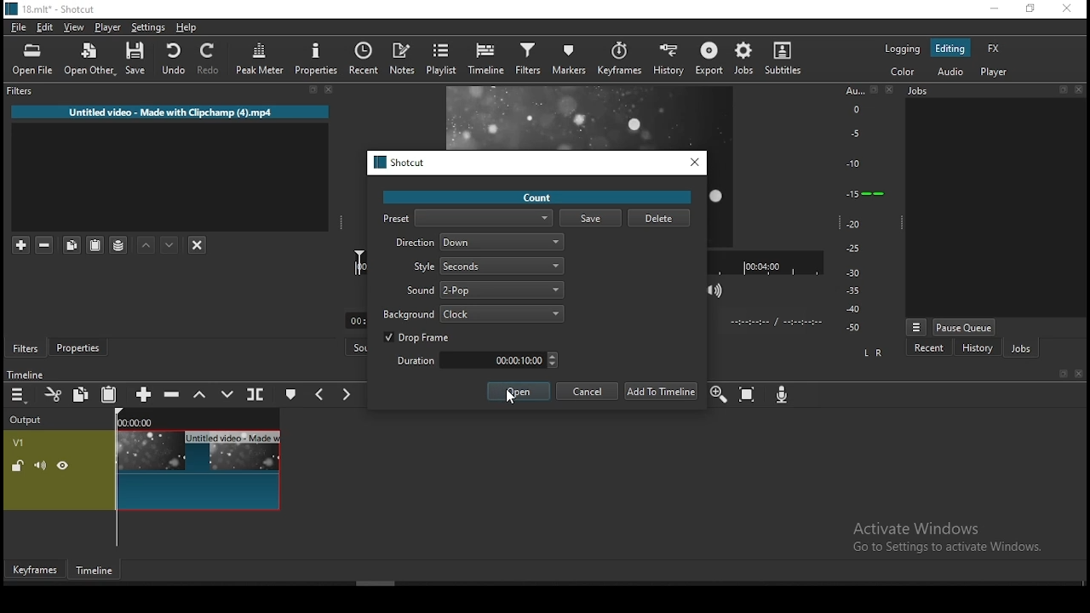 Image resolution: width=1090 pixels, height=613 pixels. Describe the element at coordinates (591, 218) in the screenshot. I see `save` at that location.